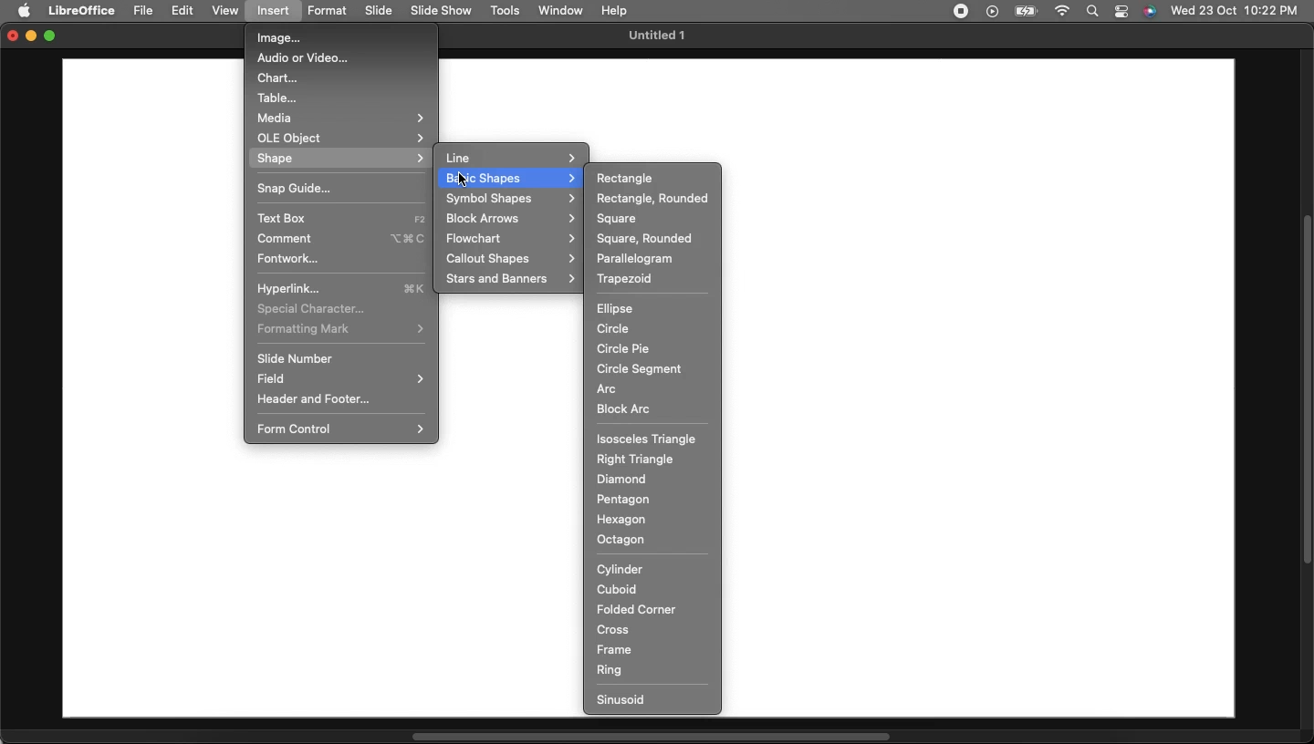 The image size is (1314, 744). What do you see at coordinates (652, 200) in the screenshot?
I see `Rectangle rounded` at bounding box center [652, 200].